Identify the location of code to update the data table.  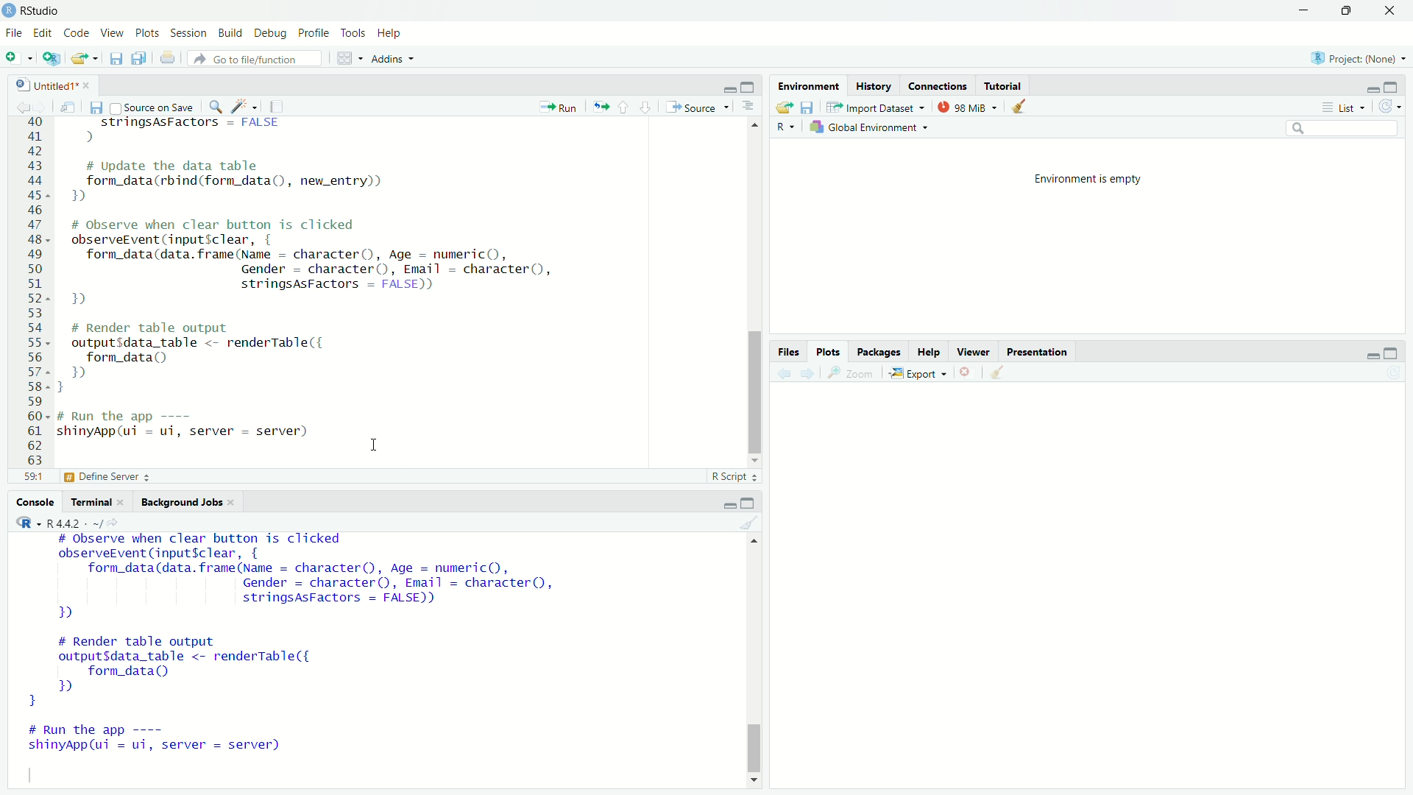
(234, 183).